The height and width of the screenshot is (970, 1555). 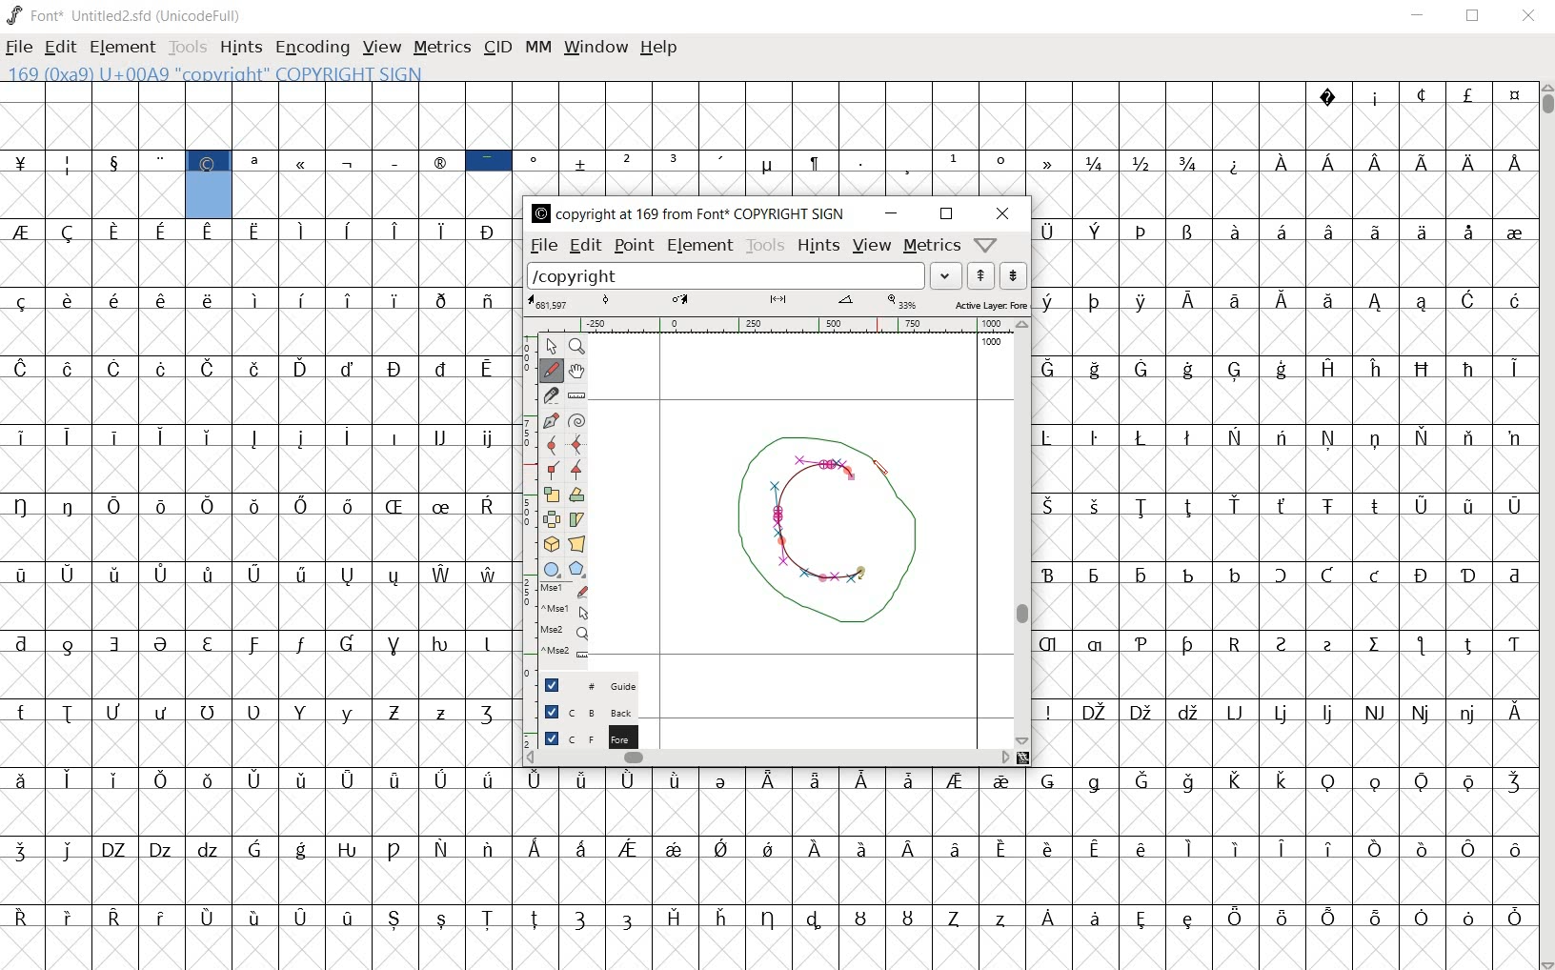 I want to click on cut splines in two, so click(x=550, y=394).